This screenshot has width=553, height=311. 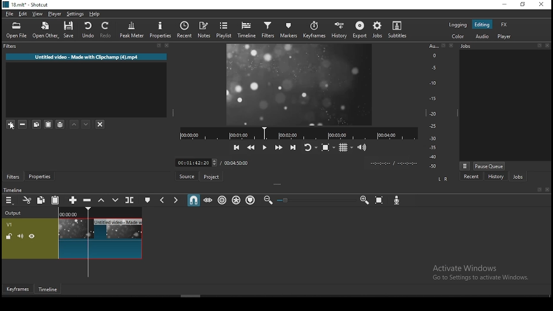 What do you see at coordinates (505, 25) in the screenshot?
I see `fx` at bounding box center [505, 25].